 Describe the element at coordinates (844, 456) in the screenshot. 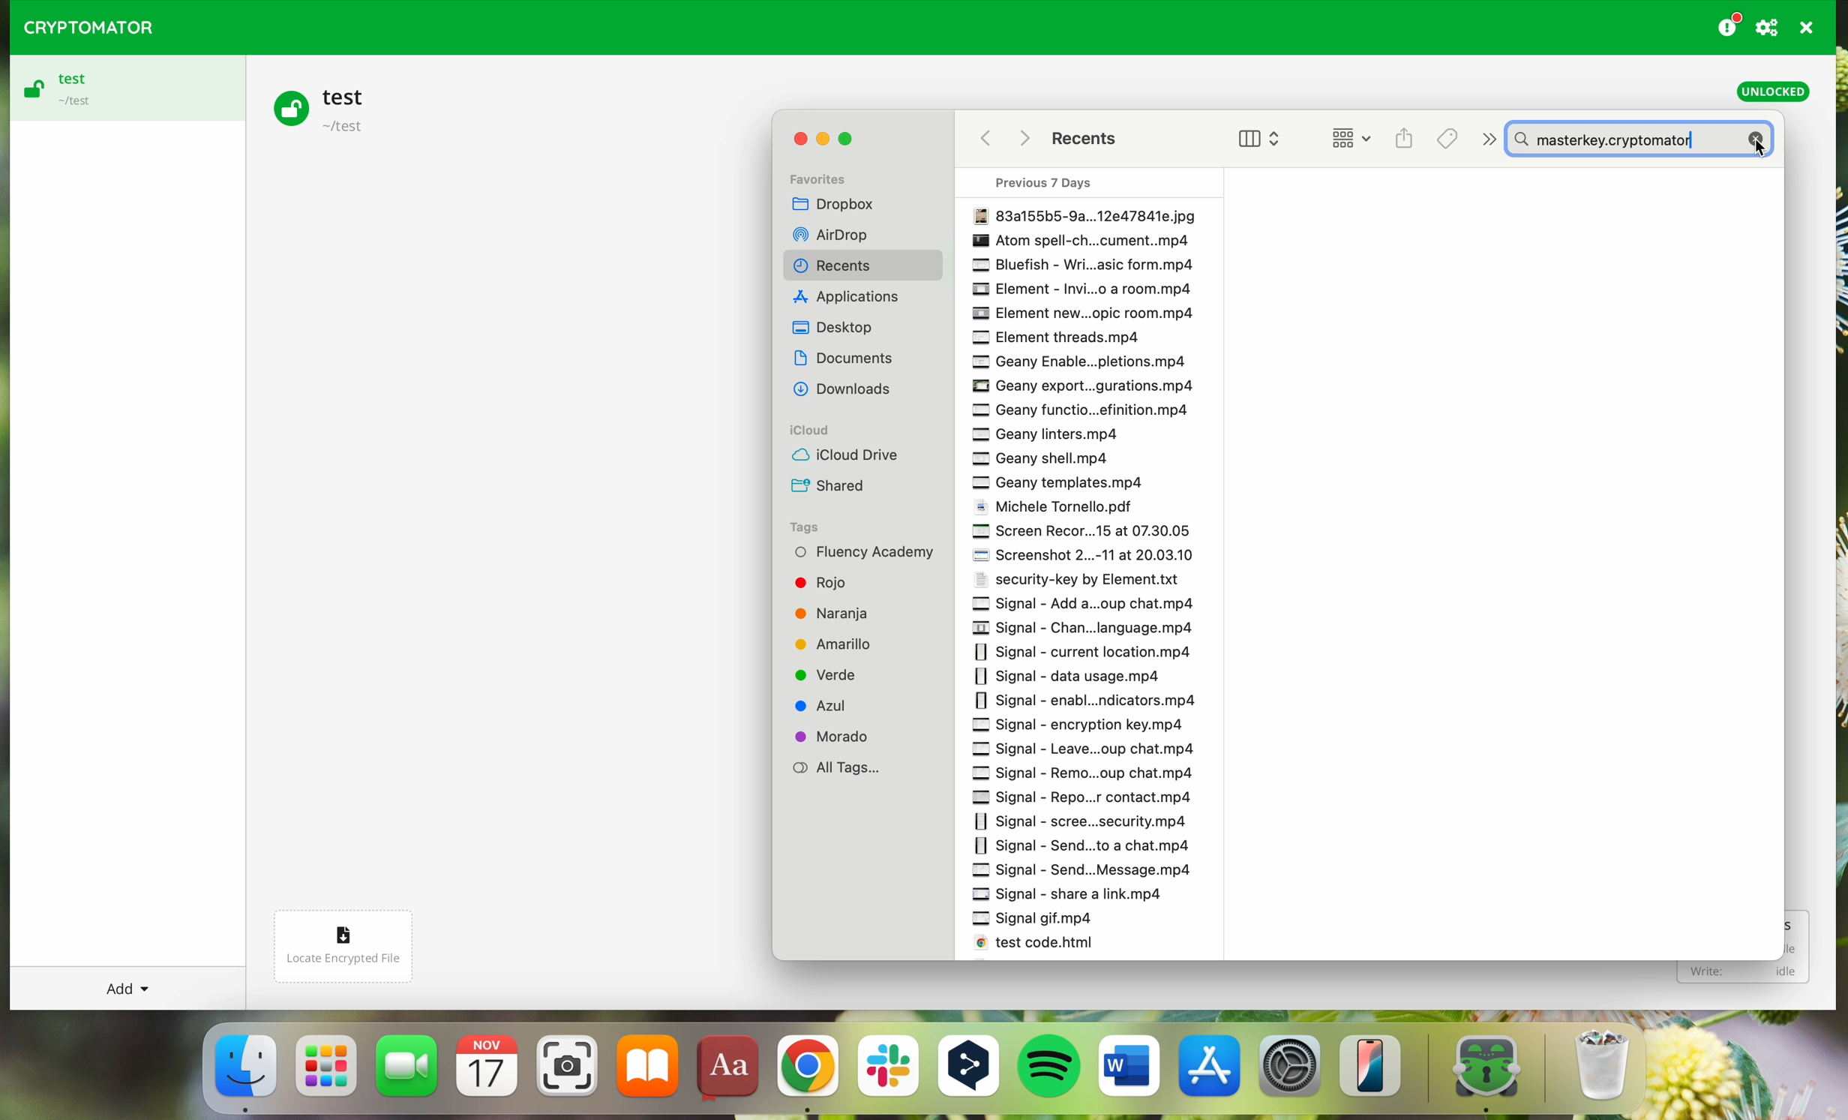

I see `iCloud Drive` at that location.